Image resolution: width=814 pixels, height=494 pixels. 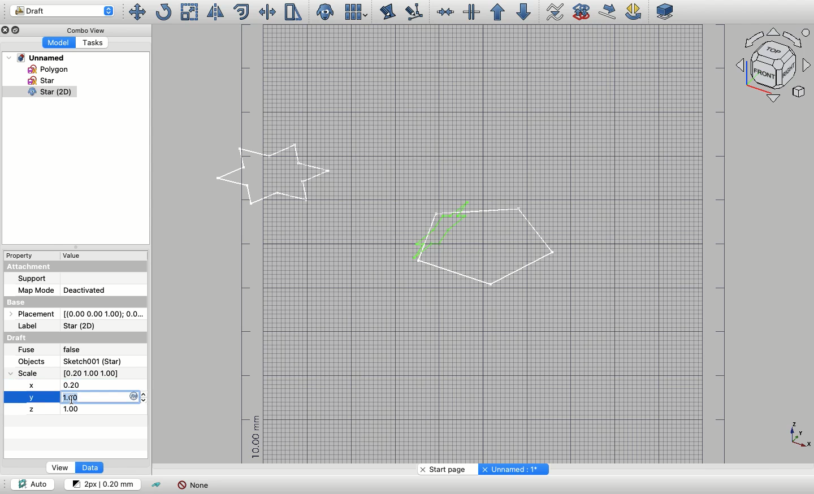 I want to click on X, so click(x=32, y=384).